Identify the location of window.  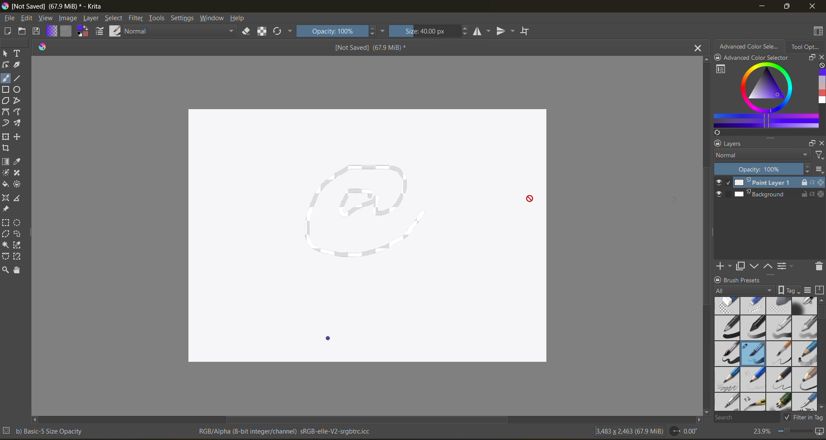
(212, 18).